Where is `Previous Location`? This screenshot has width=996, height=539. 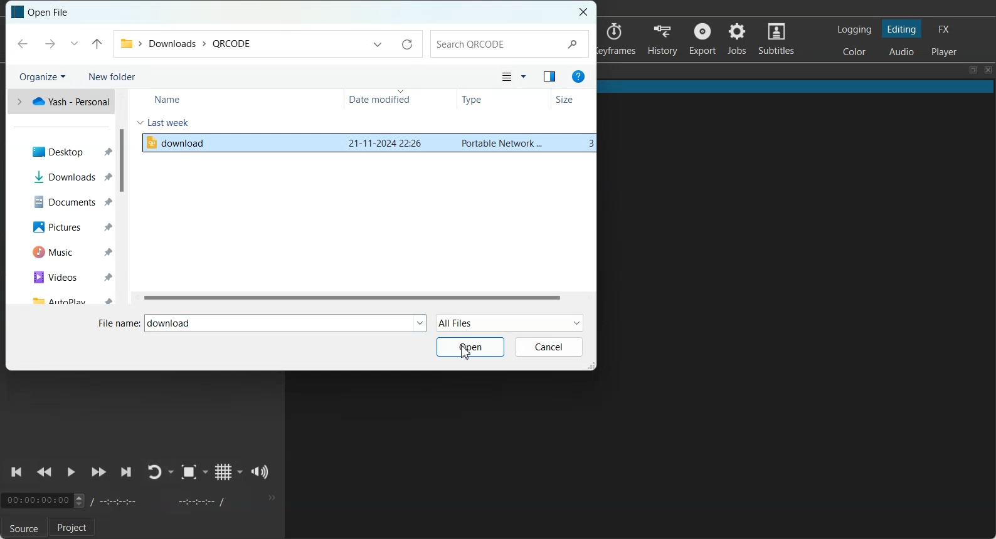
Previous Location is located at coordinates (73, 44).